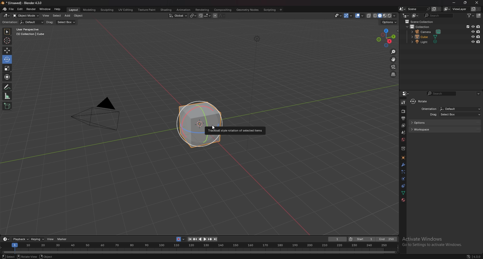 The width and height of the screenshot is (483, 259). What do you see at coordinates (195, 239) in the screenshot?
I see `jump to keyframe` at bounding box center [195, 239].